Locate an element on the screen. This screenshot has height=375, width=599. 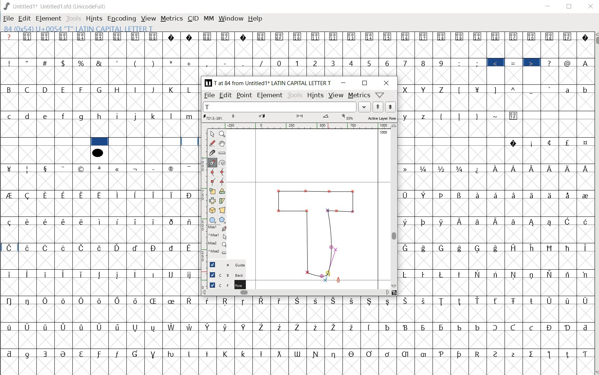
Symbol is located at coordinates (118, 169).